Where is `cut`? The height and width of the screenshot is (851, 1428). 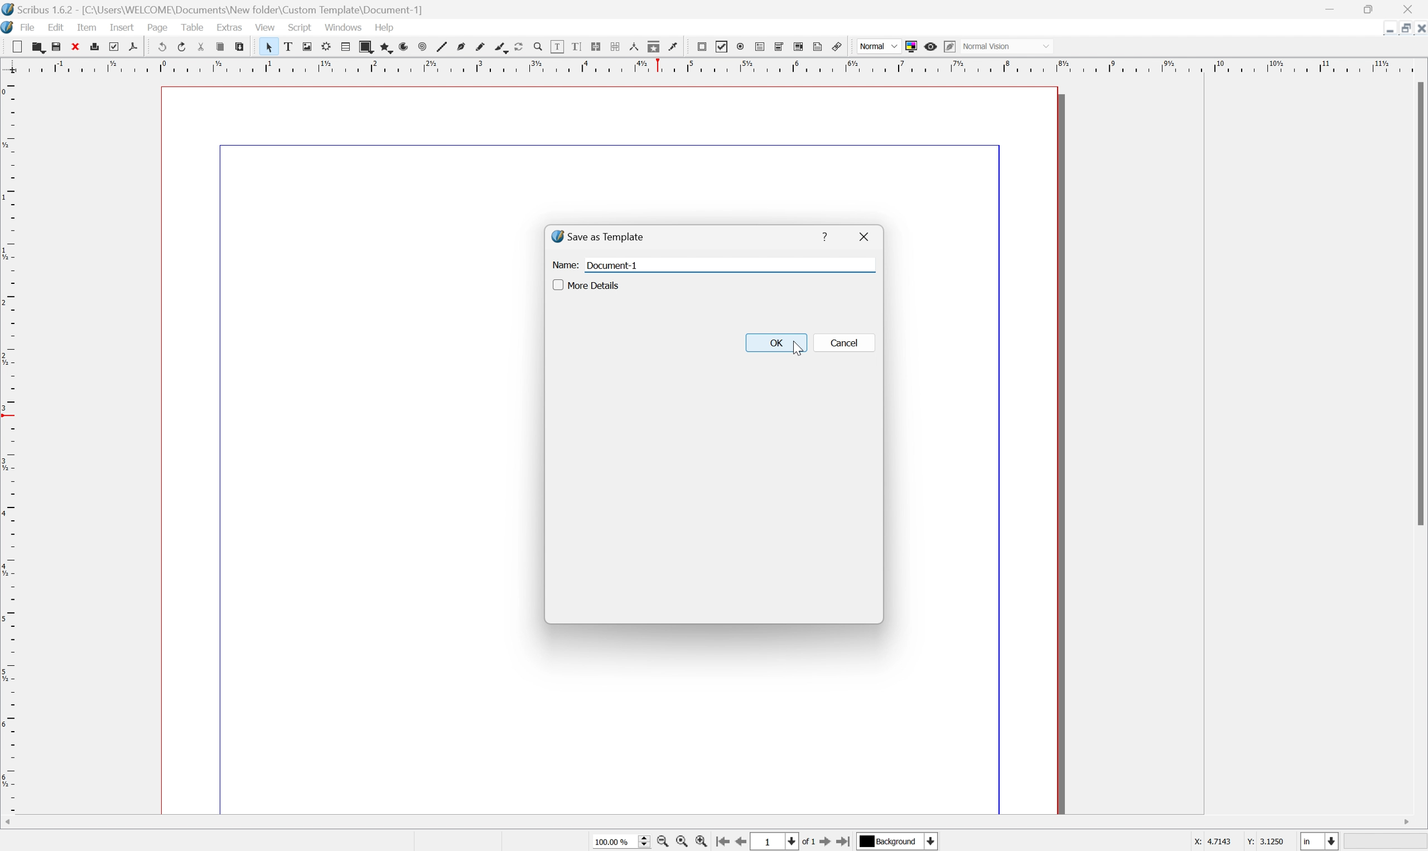
cut is located at coordinates (13, 44).